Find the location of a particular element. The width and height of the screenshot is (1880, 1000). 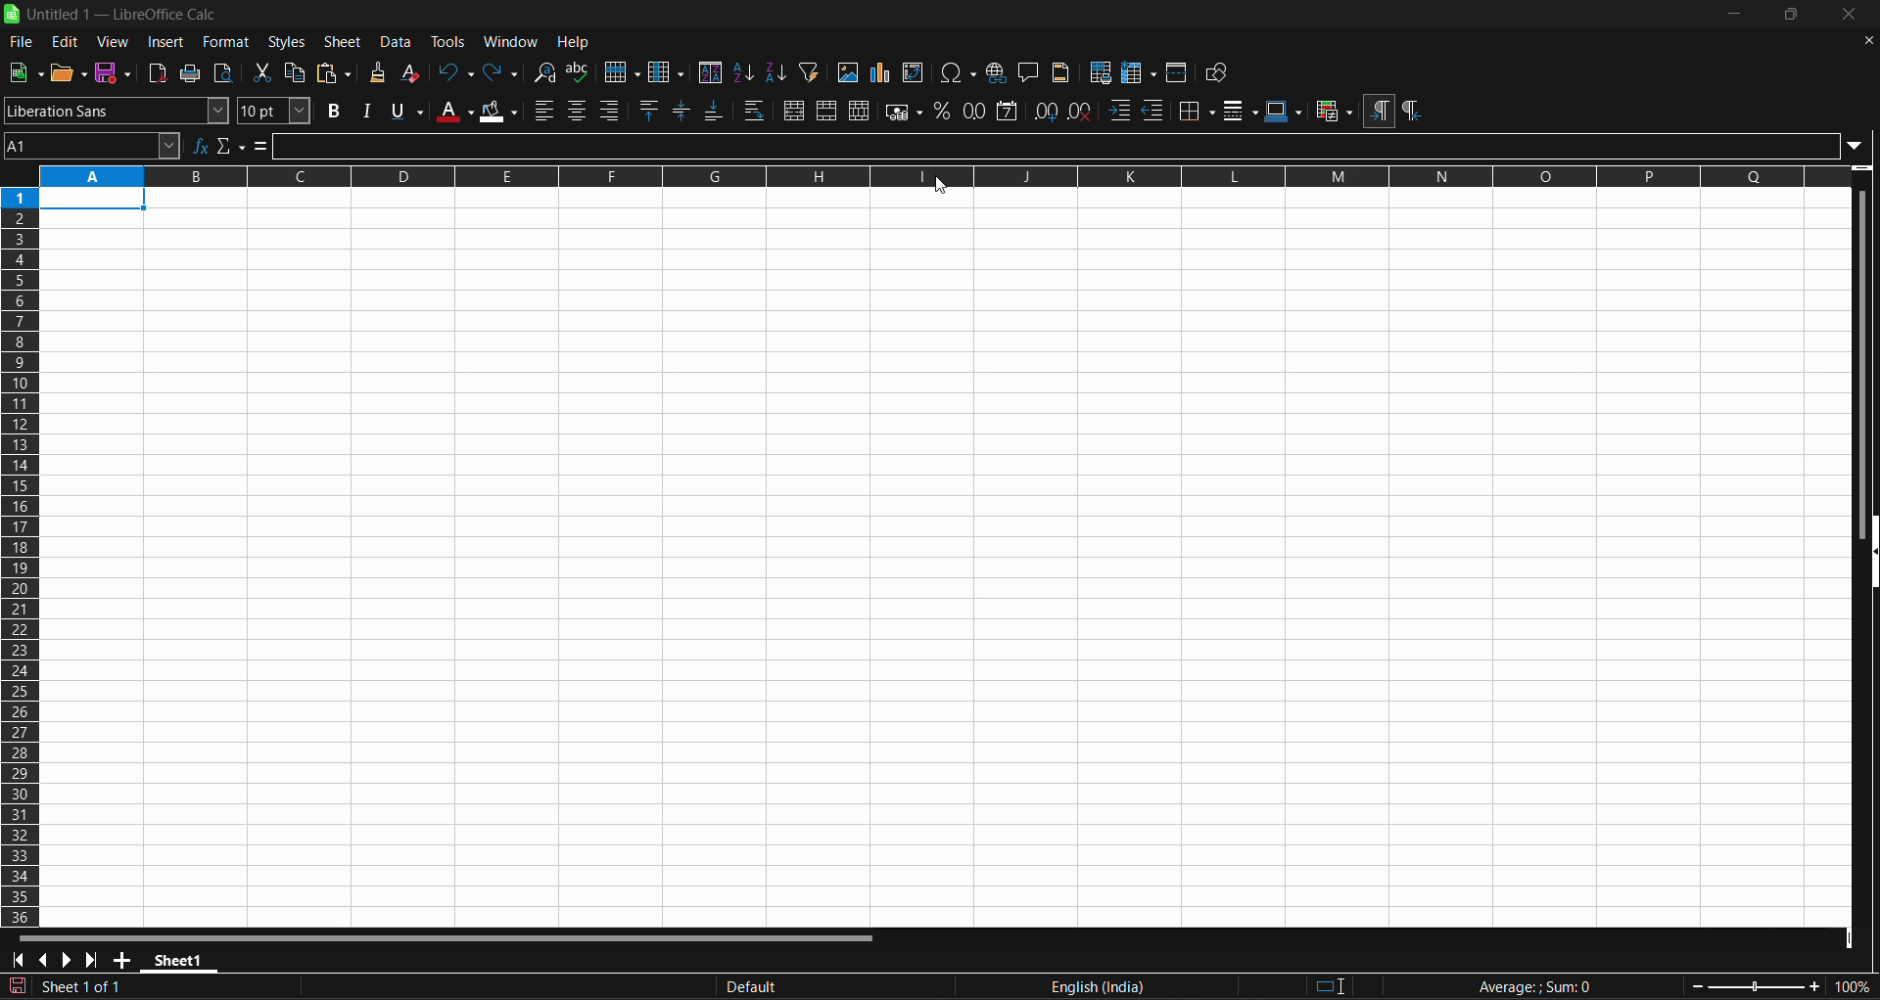

file is located at coordinates (23, 43).